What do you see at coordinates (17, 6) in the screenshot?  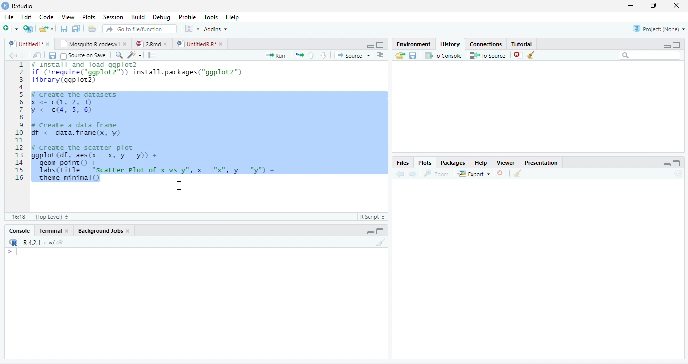 I see `RStudio` at bounding box center [17, 6].